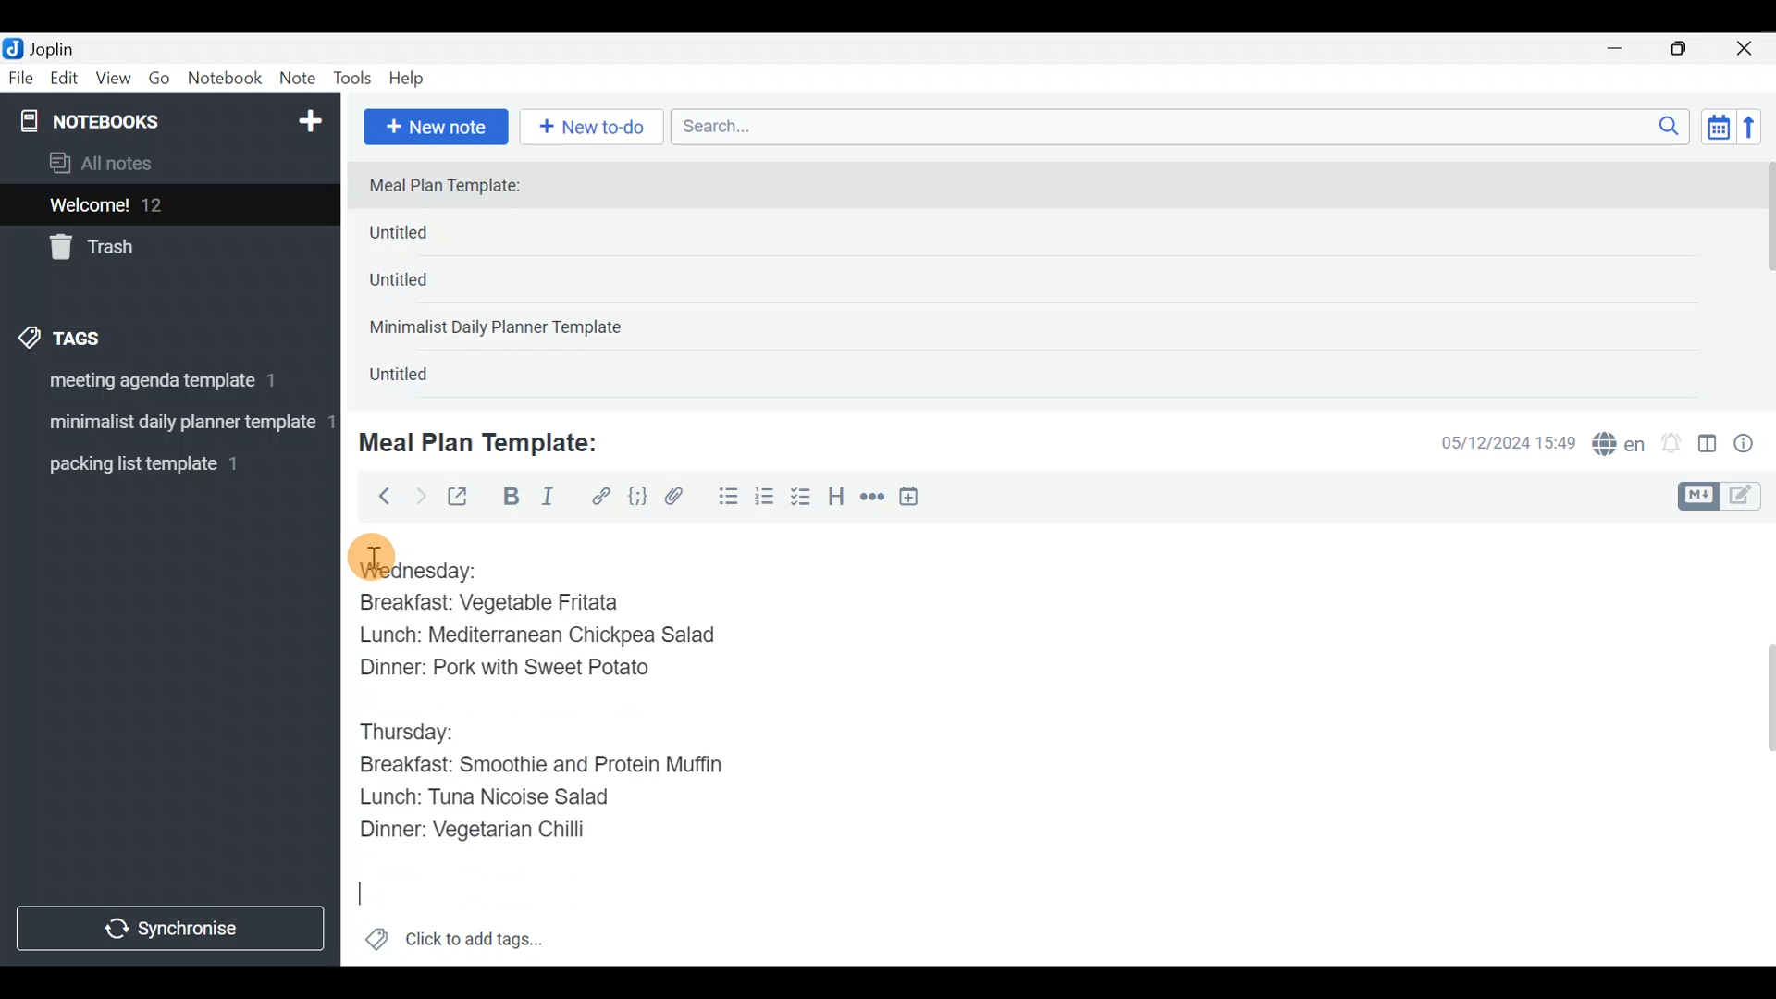  Describe the element at coordinates (487, 831) in the screenshot. I see `Dinner: Vegetarian Chilli` at that location.